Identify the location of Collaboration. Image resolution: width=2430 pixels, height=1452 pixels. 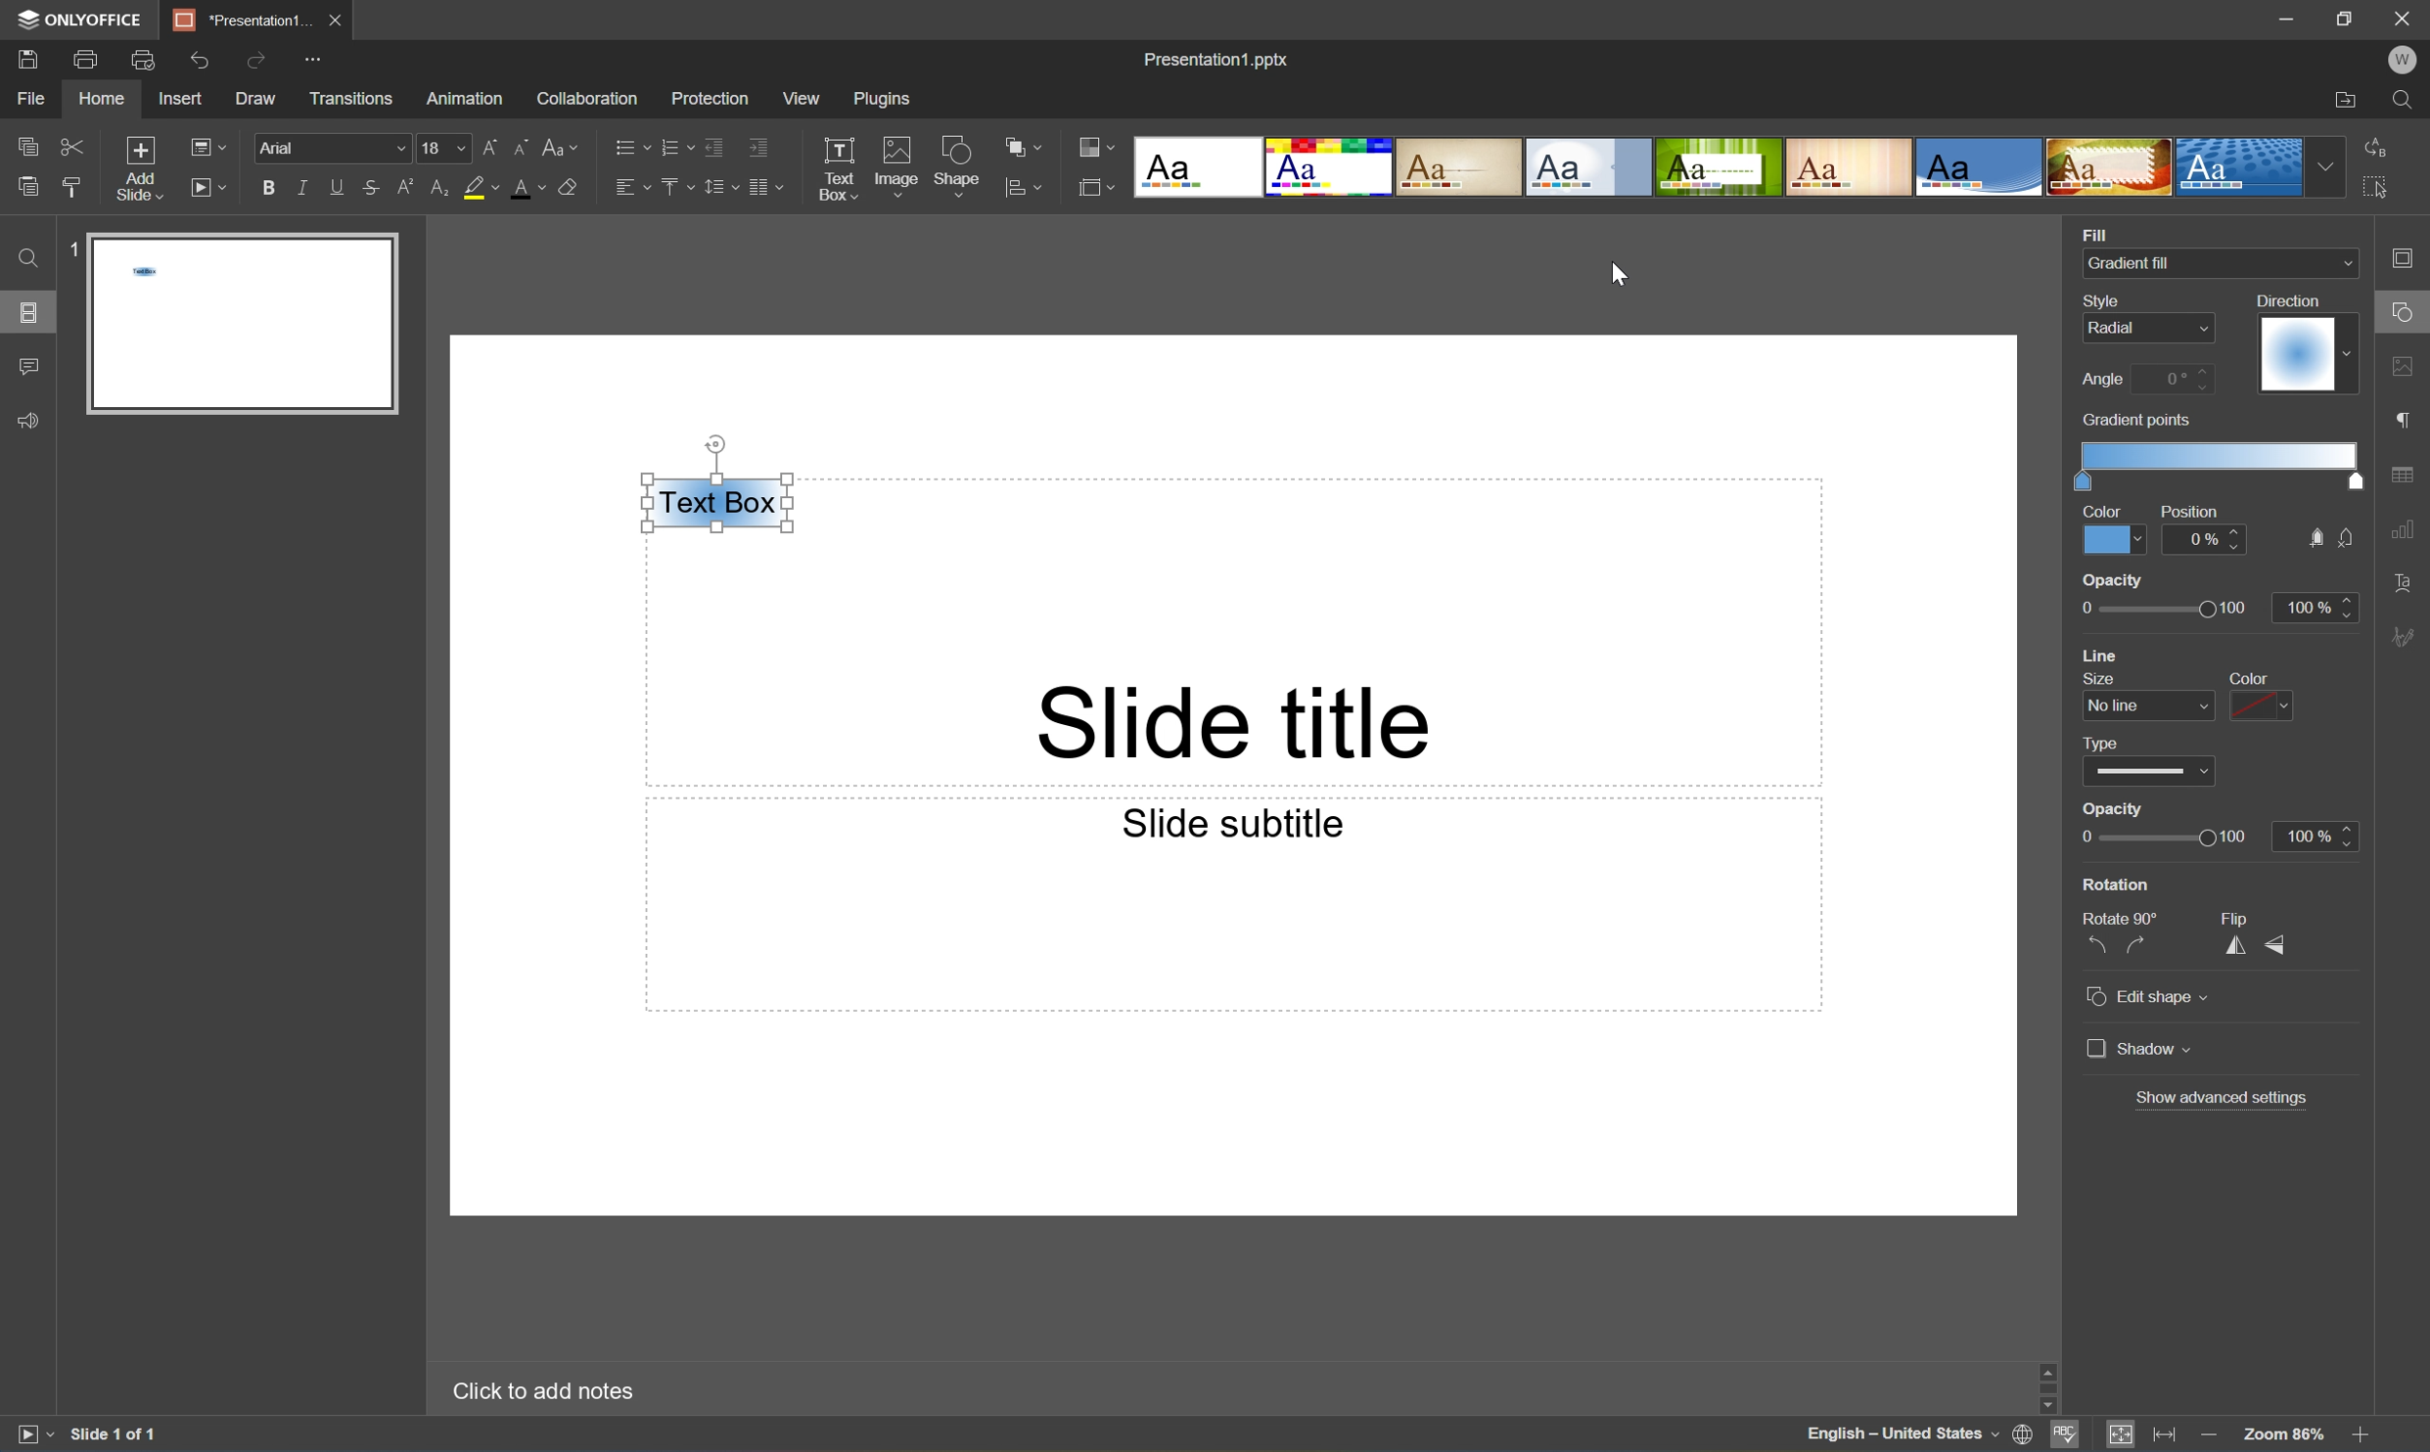
(586, 99).